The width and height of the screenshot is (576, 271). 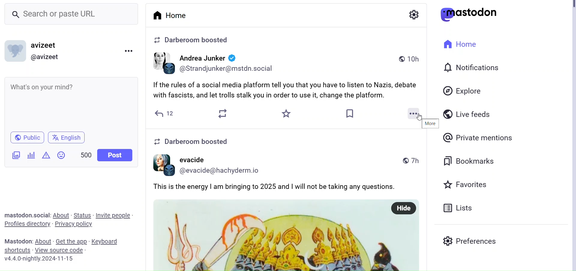 I want to click on user name, so click(x=193, y=160).